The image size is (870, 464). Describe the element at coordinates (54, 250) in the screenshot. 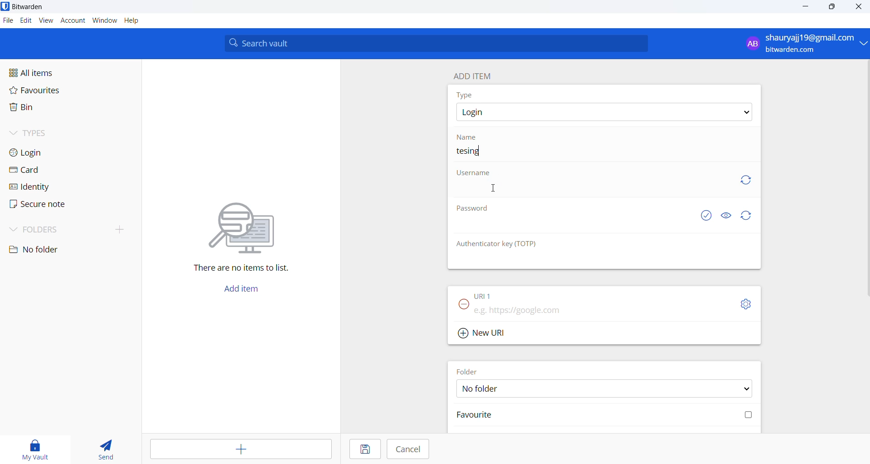

I see `no folder` at that location.